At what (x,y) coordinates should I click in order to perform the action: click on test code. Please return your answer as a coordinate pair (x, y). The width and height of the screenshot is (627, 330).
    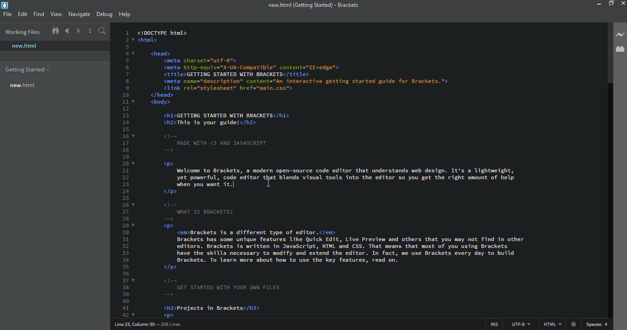
    Looking at the image, I should click on (344, 179).